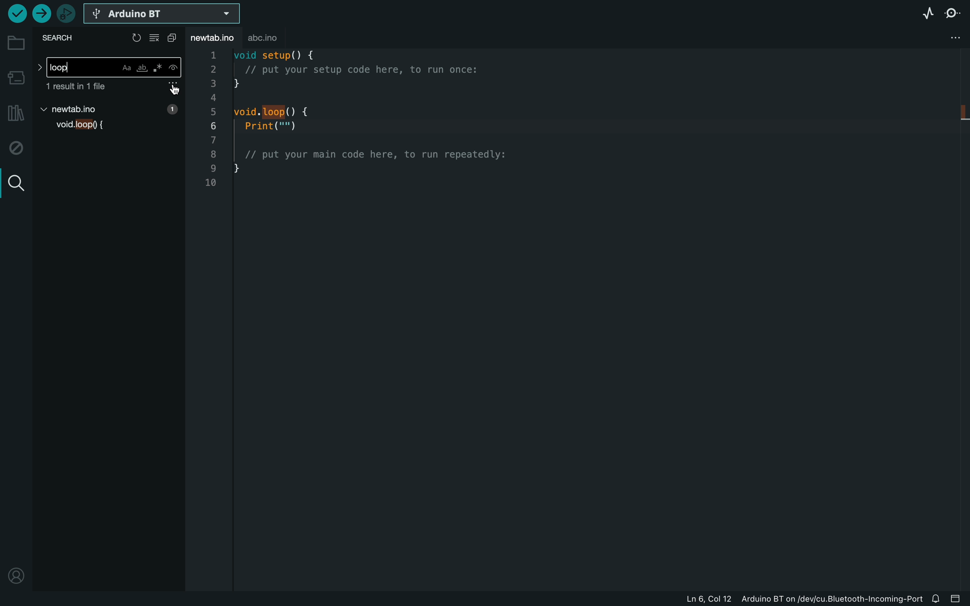  I want to click on board manager, so click(16, 77).